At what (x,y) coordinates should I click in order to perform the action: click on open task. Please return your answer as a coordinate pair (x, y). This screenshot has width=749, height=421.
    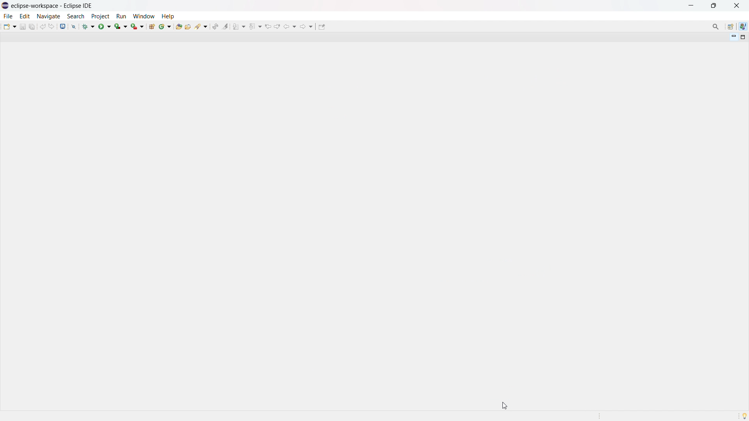
    Looking at the image, I should click on (189, 26).